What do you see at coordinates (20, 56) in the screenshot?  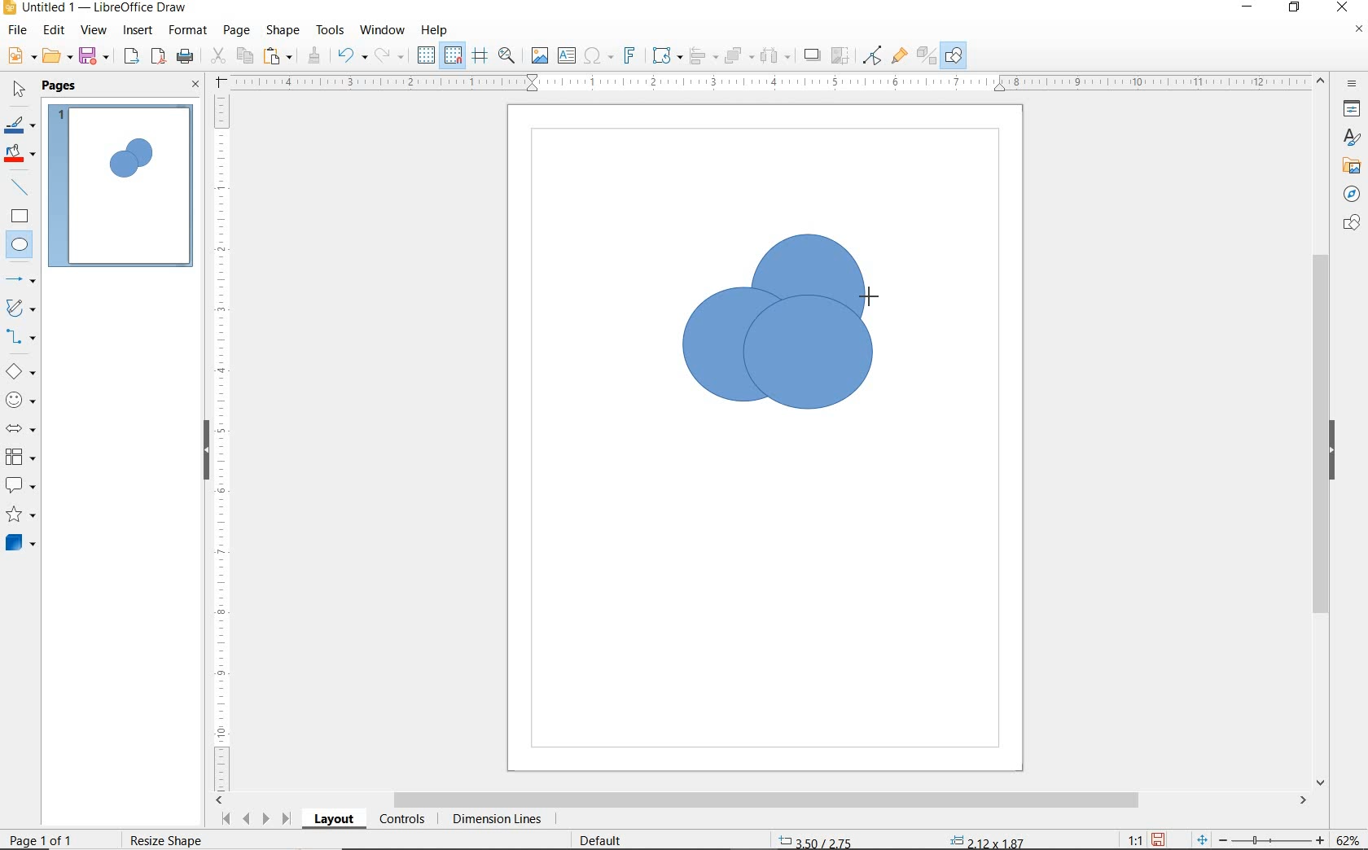 I see `NEW` at bounding box center [20, 56].